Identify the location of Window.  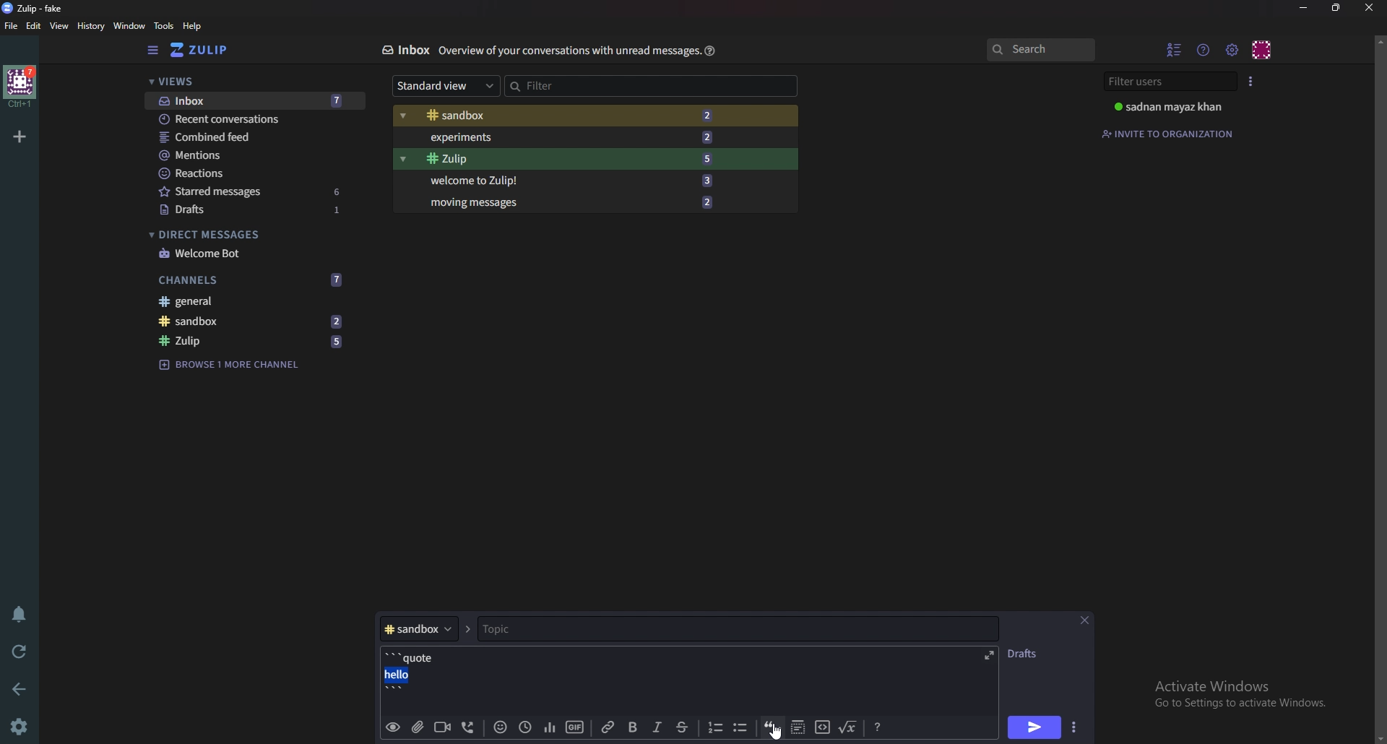
(131, 26).